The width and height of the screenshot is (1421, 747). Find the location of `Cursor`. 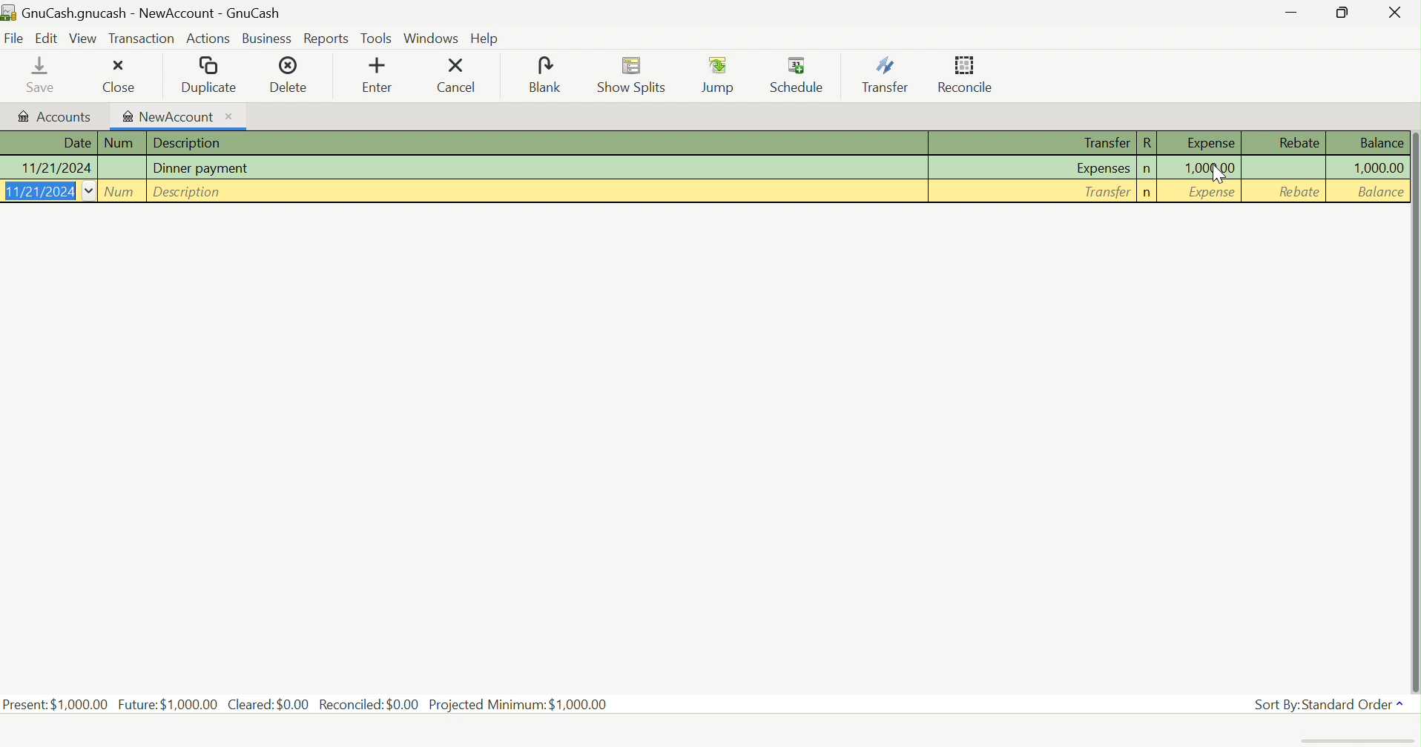

Cursor is located at coordinates (1220, 176).